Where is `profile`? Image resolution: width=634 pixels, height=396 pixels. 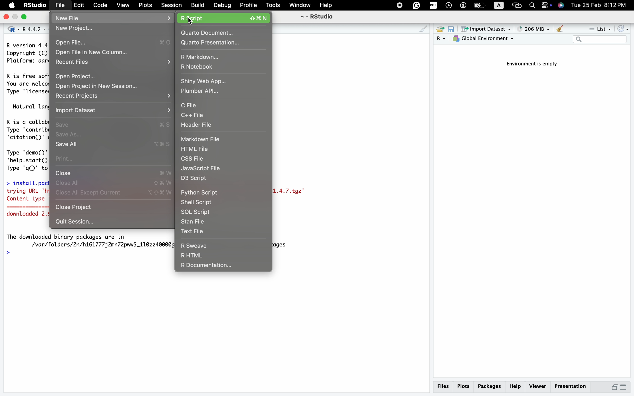 profile is located at coordinates (249, 6).